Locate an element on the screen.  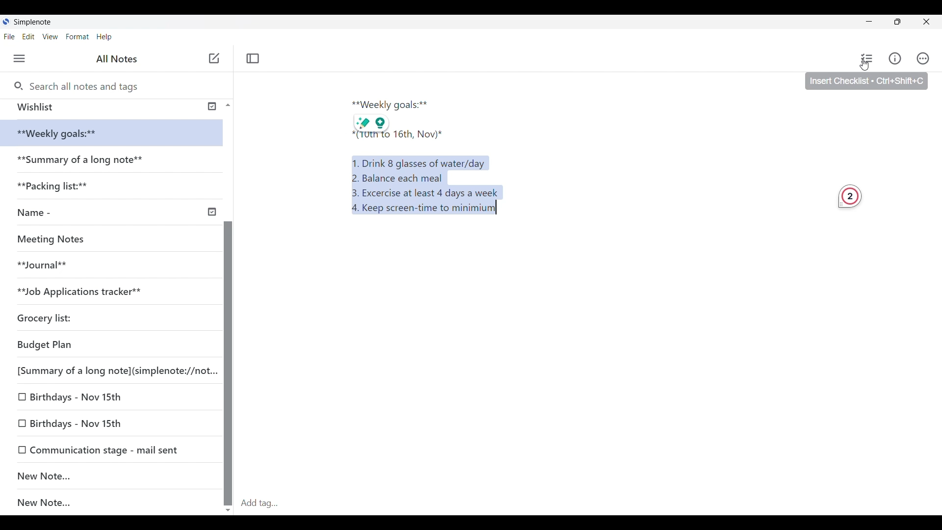
Add tag is located at coordinates (589, 503).